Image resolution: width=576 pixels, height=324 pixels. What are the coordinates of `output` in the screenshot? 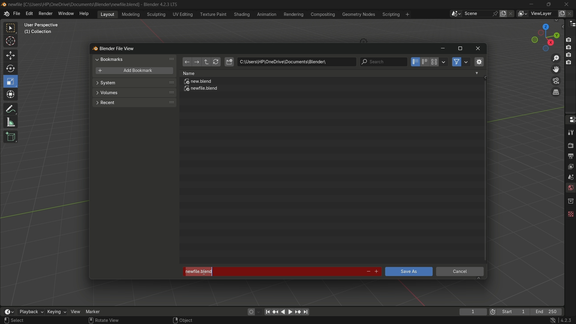 It's located at (570, 156).